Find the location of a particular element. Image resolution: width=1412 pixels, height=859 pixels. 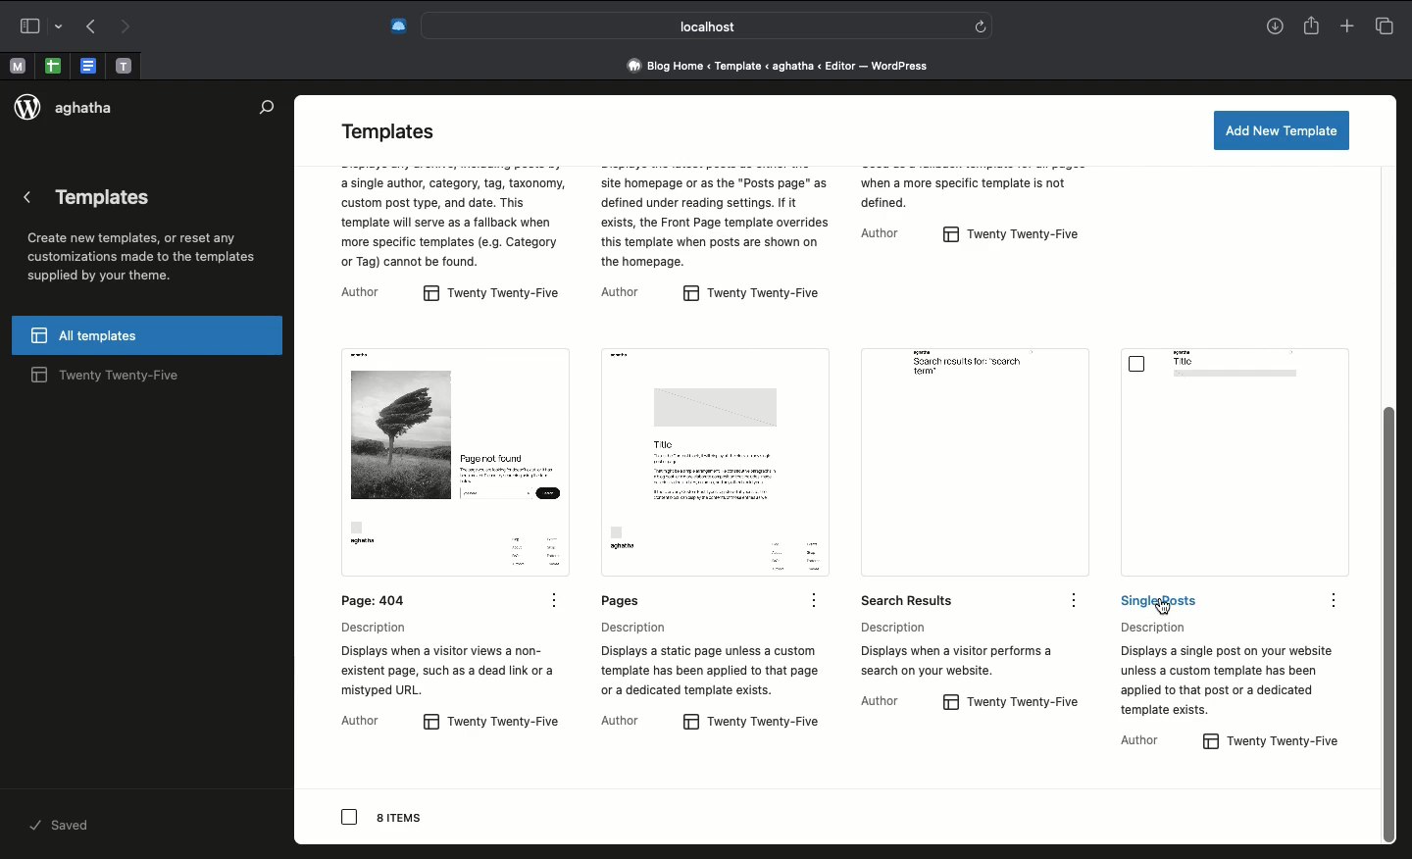

author is located at coordinates (886, 235).